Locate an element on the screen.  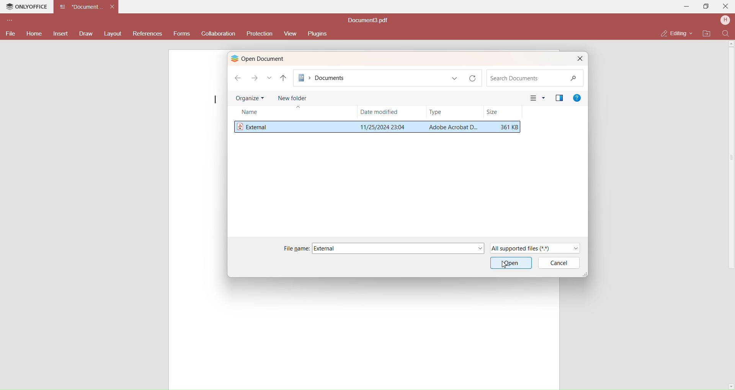
Layout is located at coordinates (113, 34).